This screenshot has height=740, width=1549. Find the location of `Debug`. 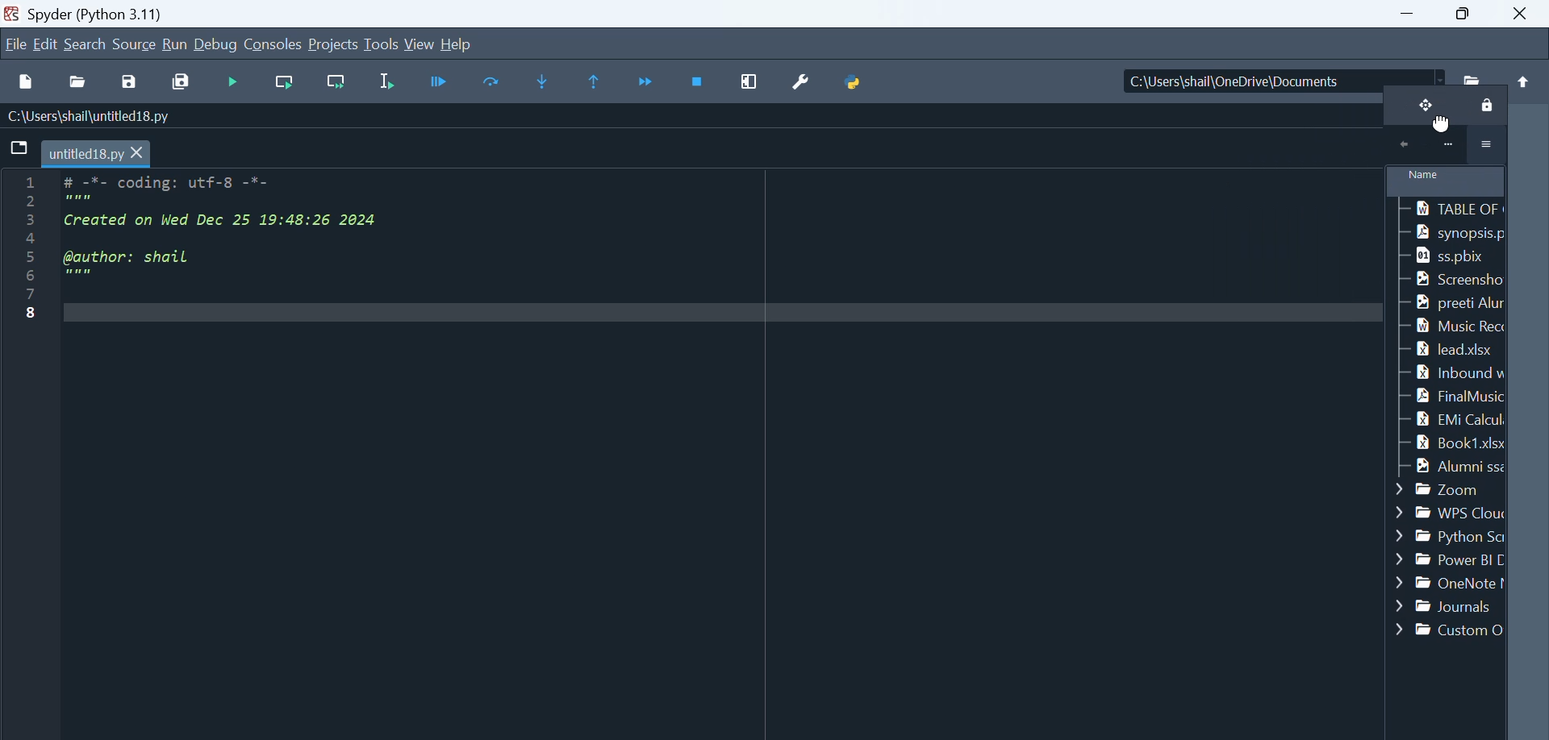

Debug is located at coordinates (218, 45).